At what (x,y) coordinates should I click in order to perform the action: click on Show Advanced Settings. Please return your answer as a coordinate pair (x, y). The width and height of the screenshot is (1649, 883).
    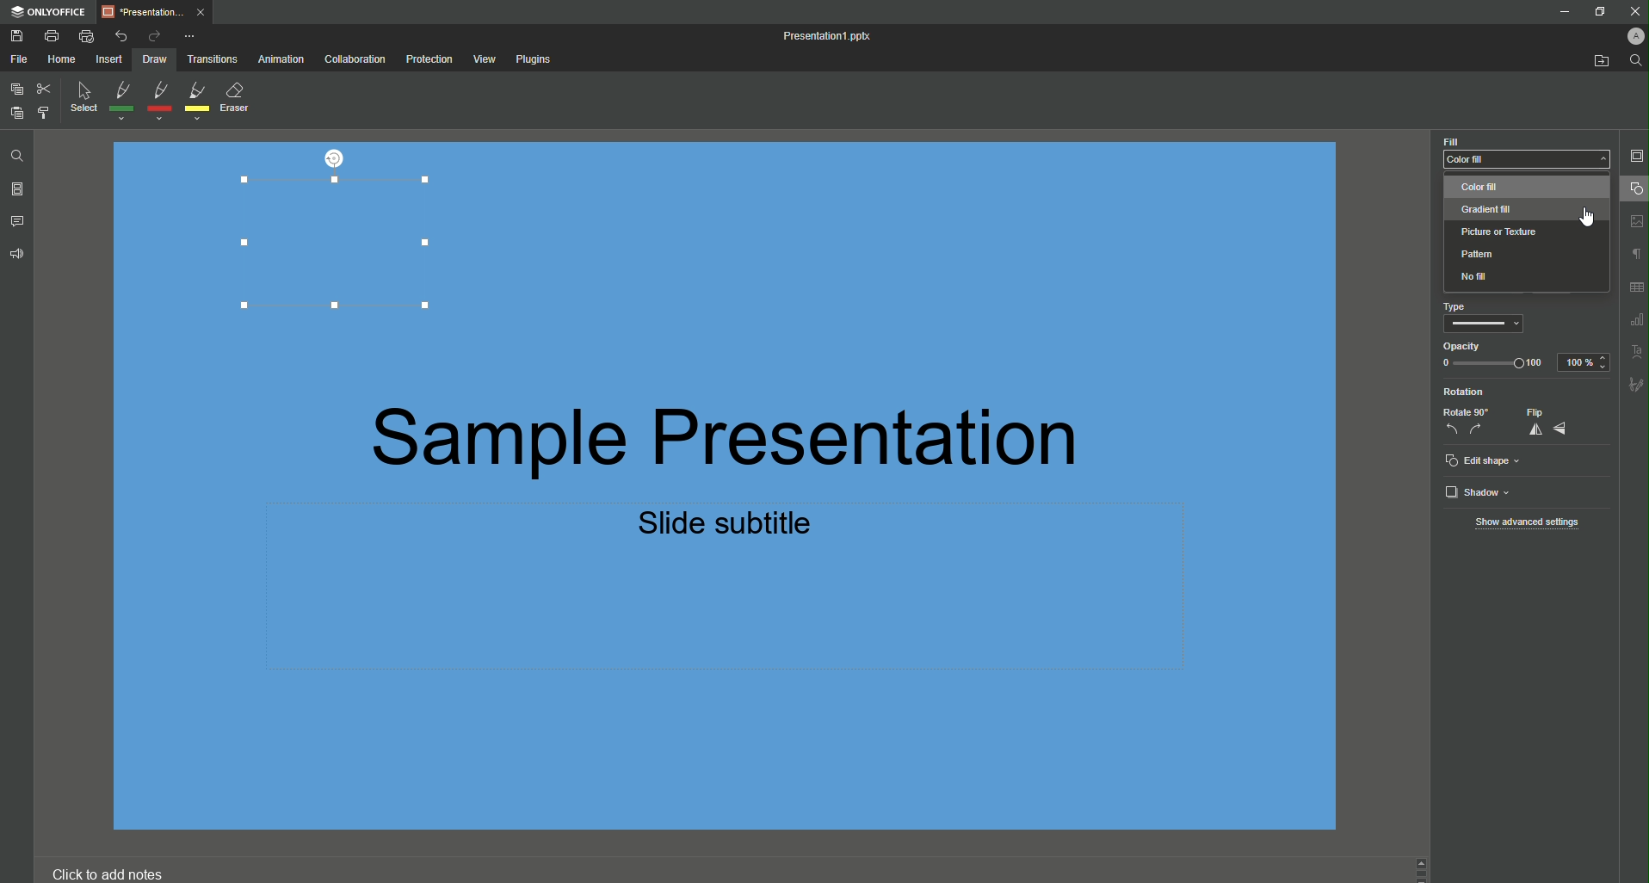
    Looking at the image, I should click on (1530, 524).